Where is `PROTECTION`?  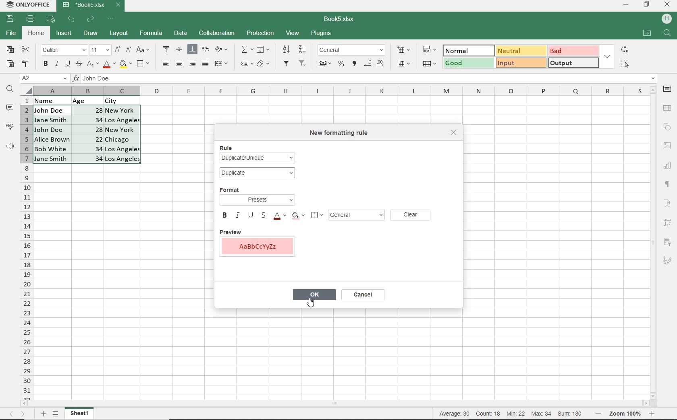 PROTECTION is located at coordinates (260, 33).